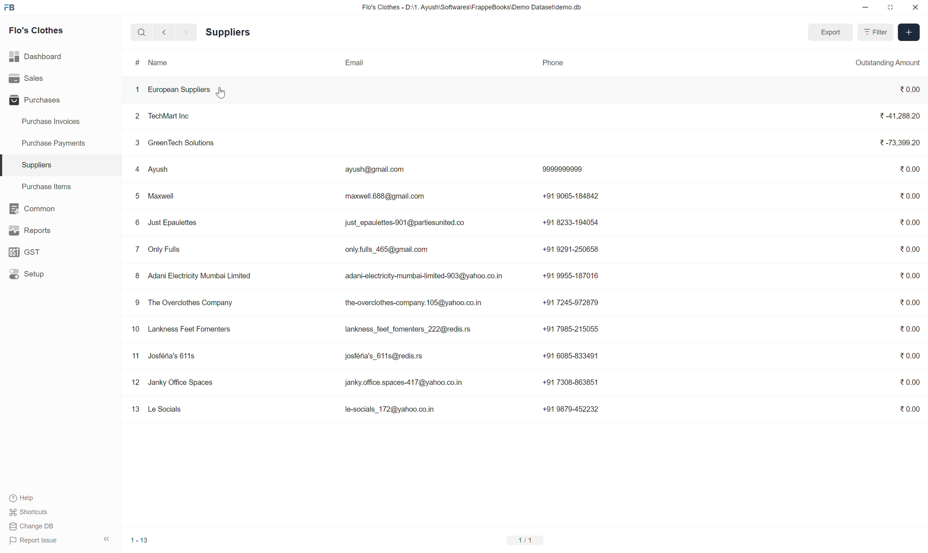 The width and height of the screenshot is (928, 553). I want to click on josféna's 611s@redis.rs, so click(381, 355).